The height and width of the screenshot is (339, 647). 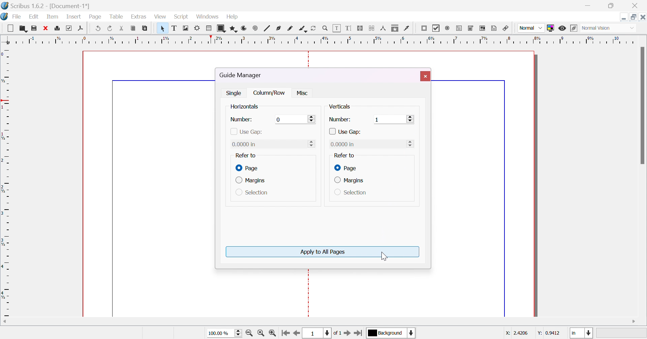 I want to click on selection, so click(x=351, y=192).